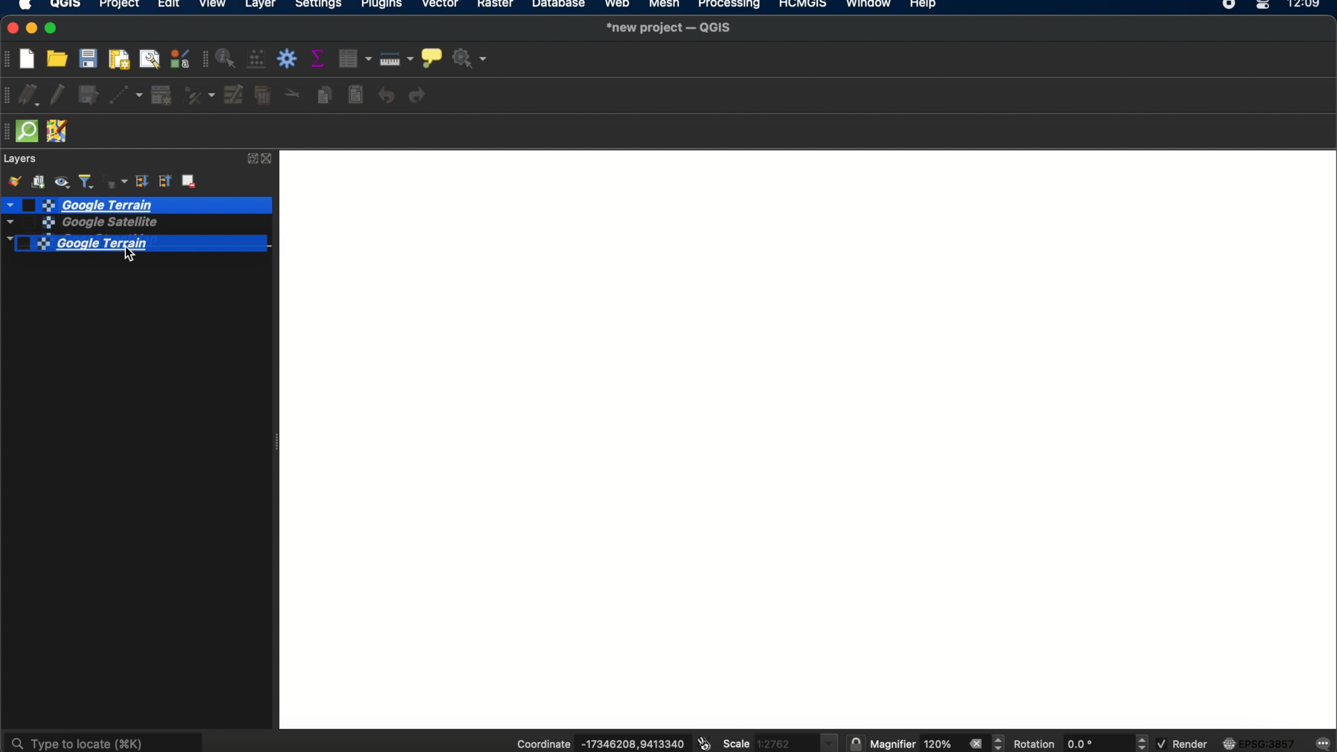  Describe the element at coordinates (64, 180) in the screenshot. I see `manage map themes` at that location.